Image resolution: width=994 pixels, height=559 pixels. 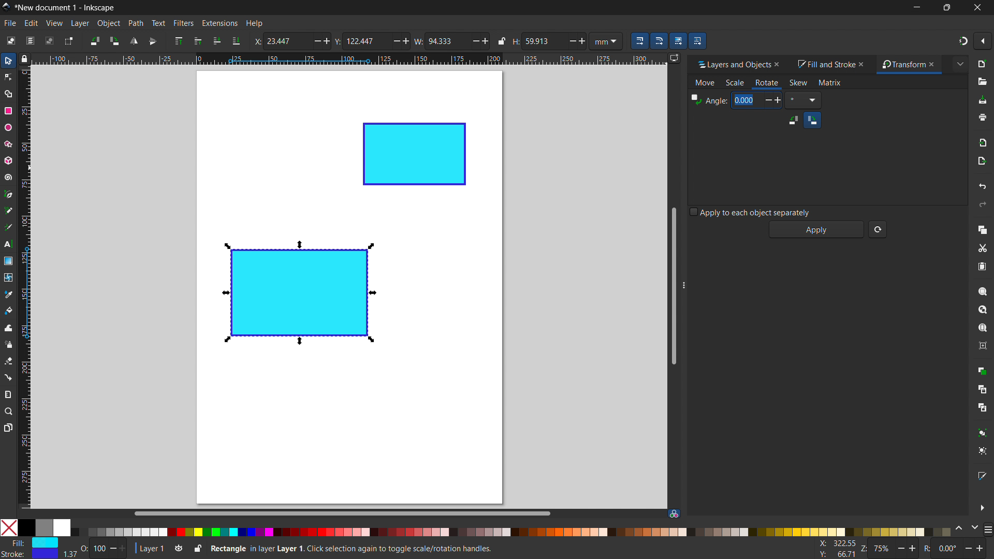 What do you see at coordinates (153, 41) in the screenshot?
I see `flip vertically` at bounding box center [153, 41].